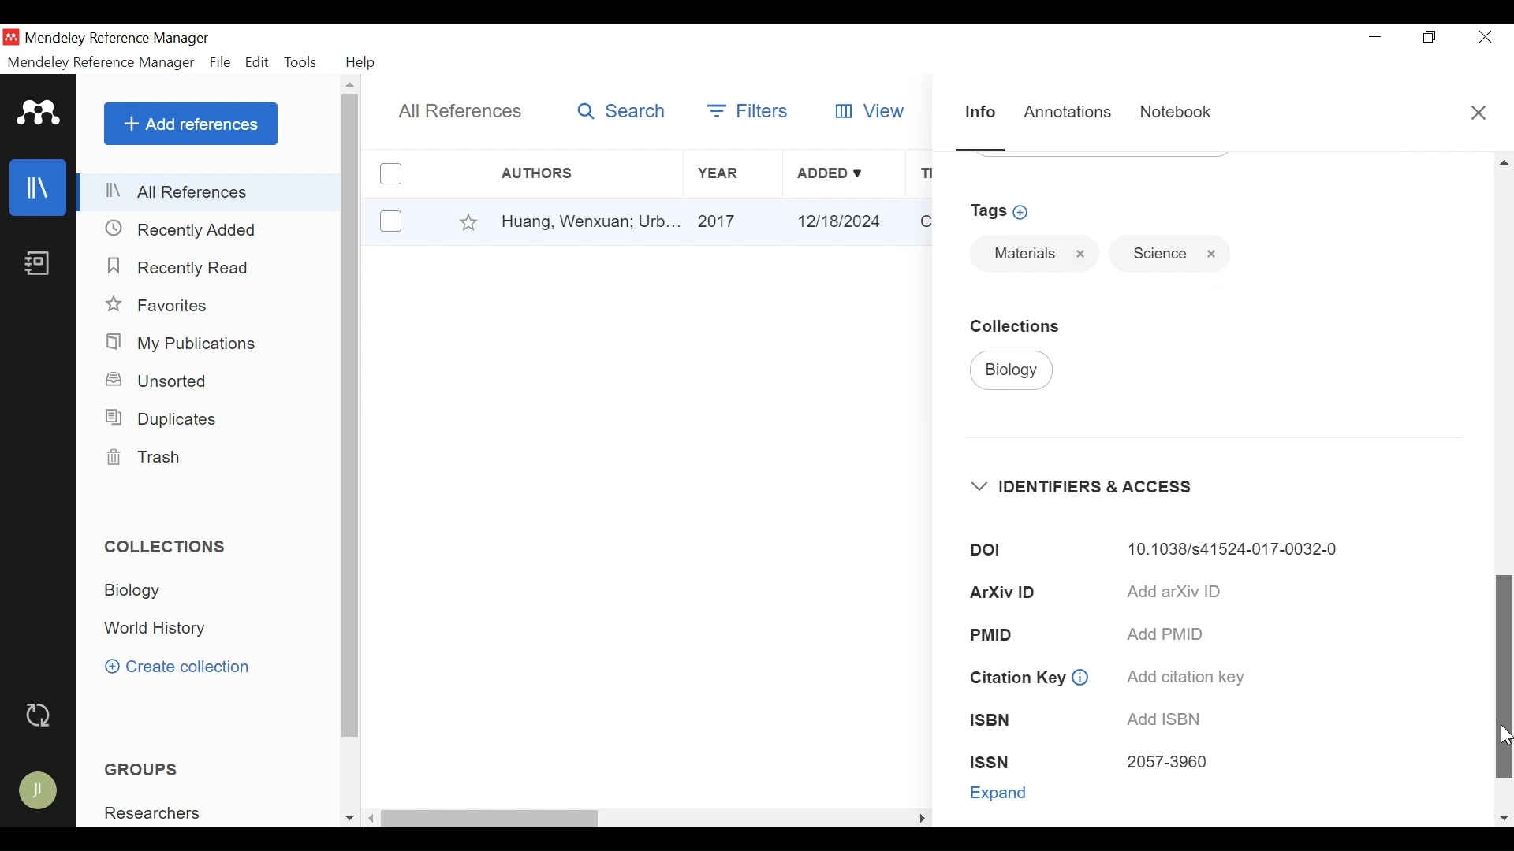  I want to click on Close, so click(1081, 254).